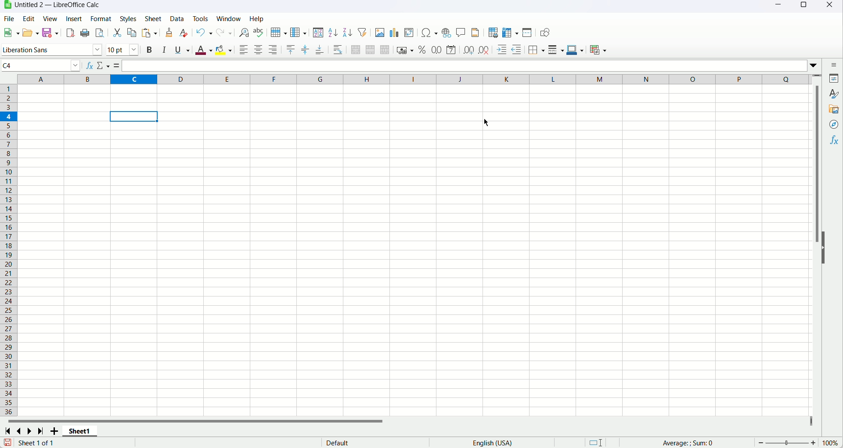 This screenshot has width=843, height=448. Describe the element at coordinates (510, 33) in the screenshot. I see `Freeze rows and column` at that location.